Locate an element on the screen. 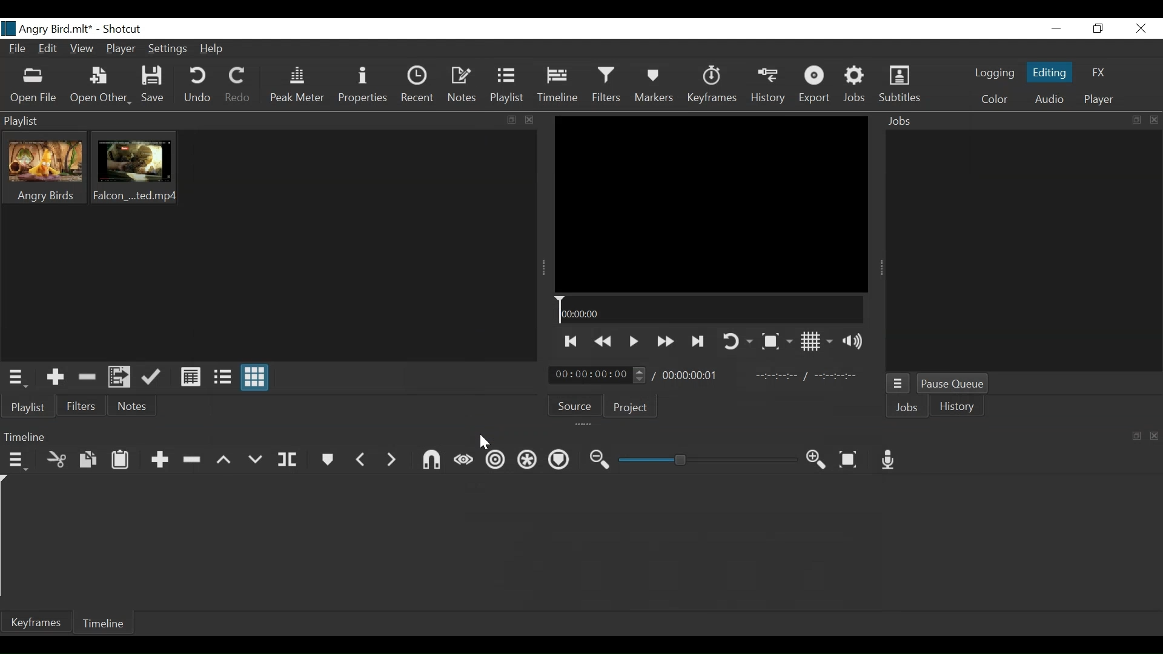 Image resolution: width=1163 pixels, height=654 pixels. Zoom timeline in is located at coordinates (599, 460).